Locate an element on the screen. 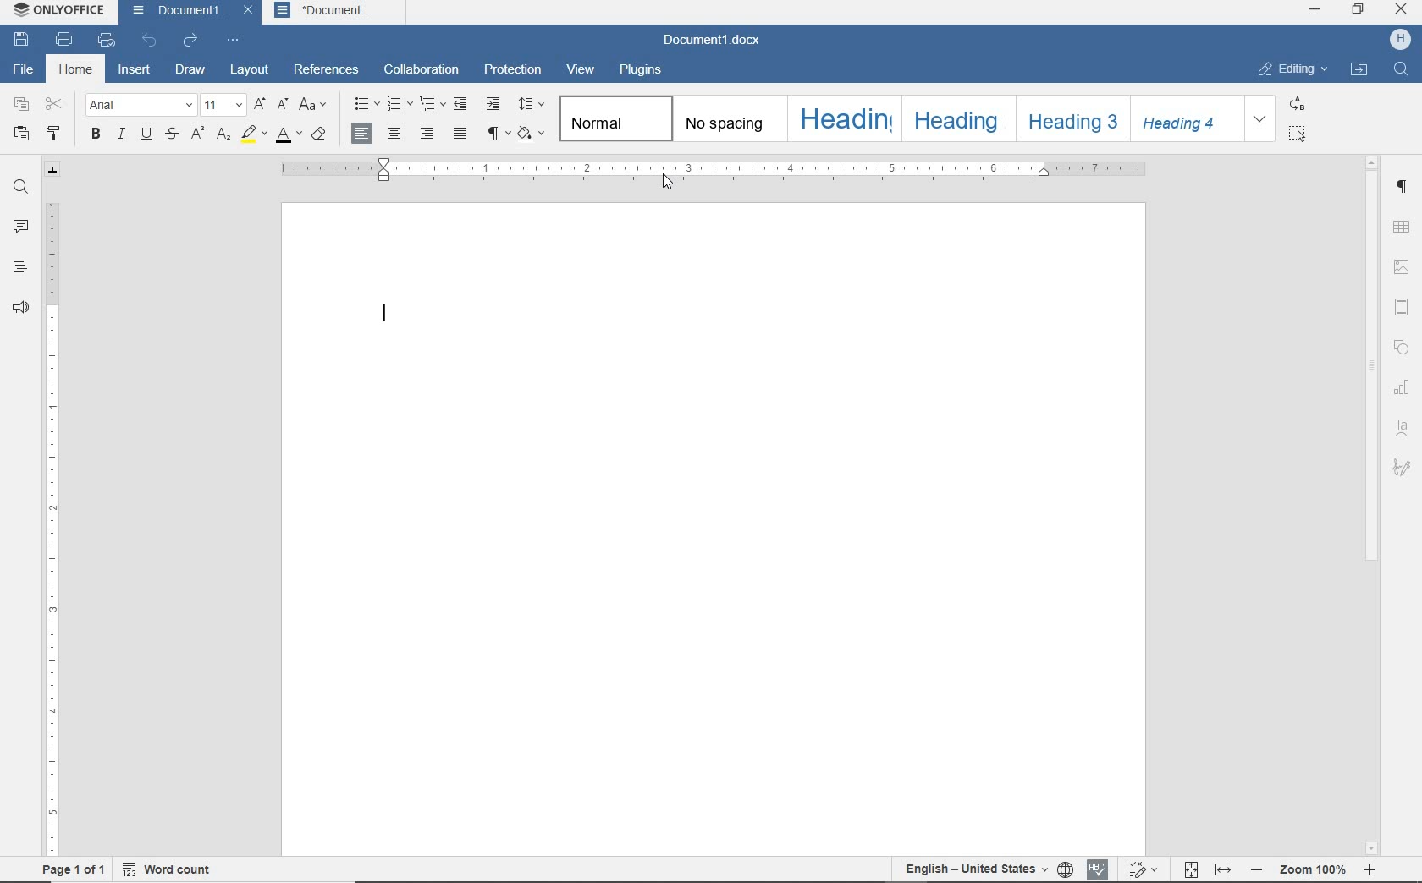  HEADING 3 is located at coordinates (1070, 119).